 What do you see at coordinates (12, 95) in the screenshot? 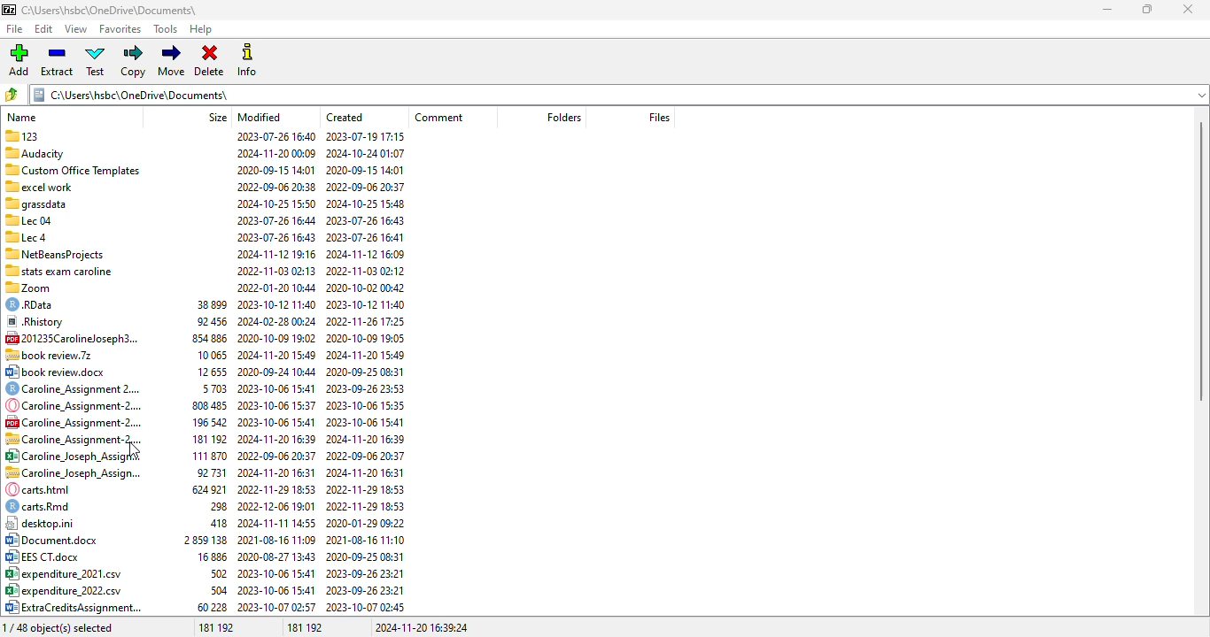
I see `browse folders` at bounding box center [12, 95].